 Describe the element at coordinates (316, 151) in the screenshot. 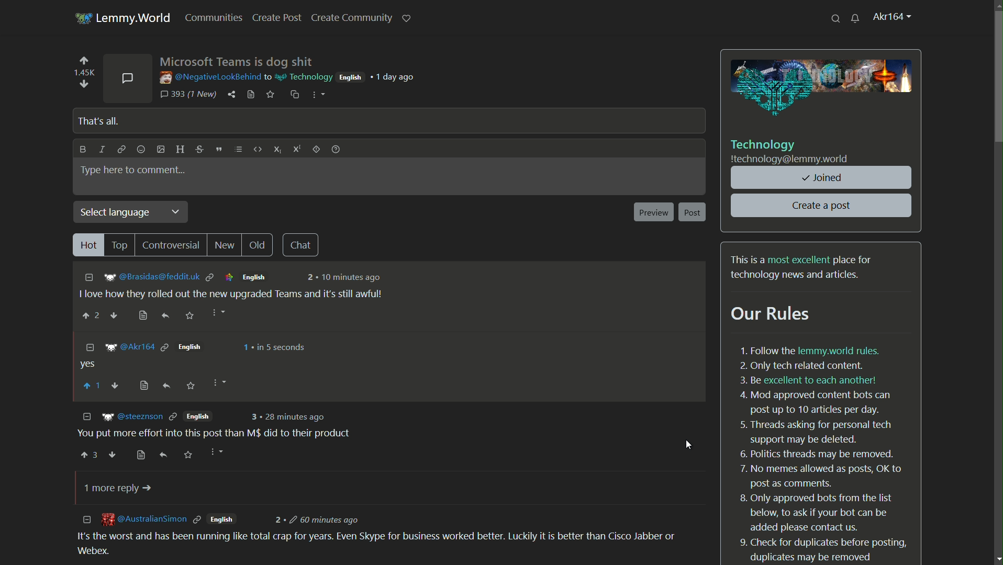

I see `spoiler` at that location.